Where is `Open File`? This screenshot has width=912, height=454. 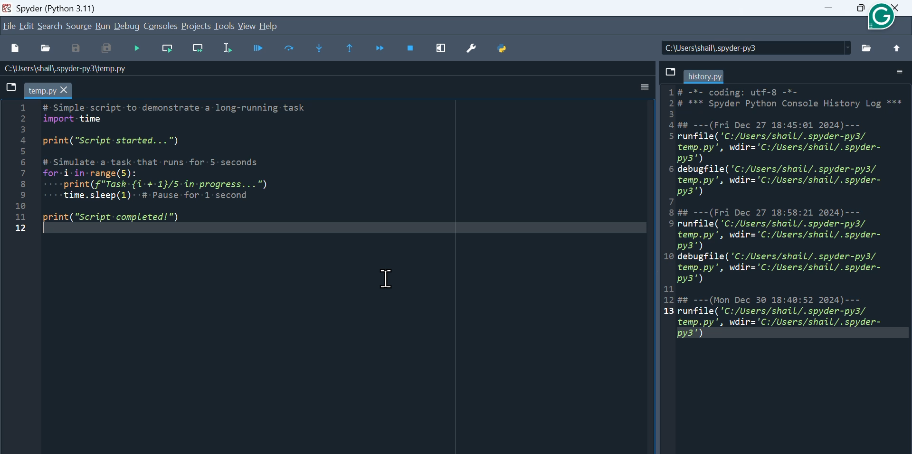 Open File is located at coordinates (46, 50).